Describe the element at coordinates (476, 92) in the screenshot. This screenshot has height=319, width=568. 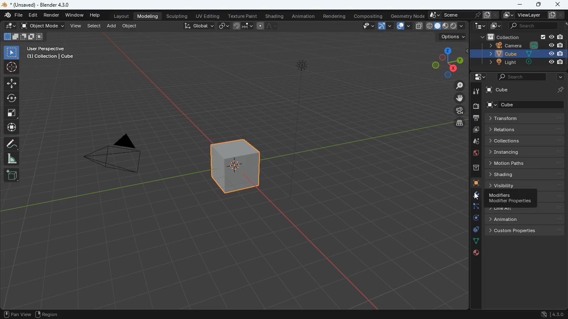
I see `tools` at that location.